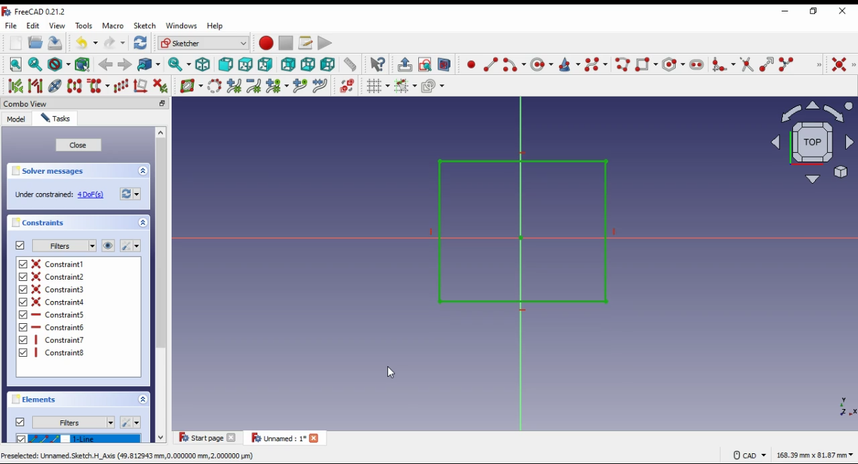  I want to click on create regular polygon, so click(672, 64).